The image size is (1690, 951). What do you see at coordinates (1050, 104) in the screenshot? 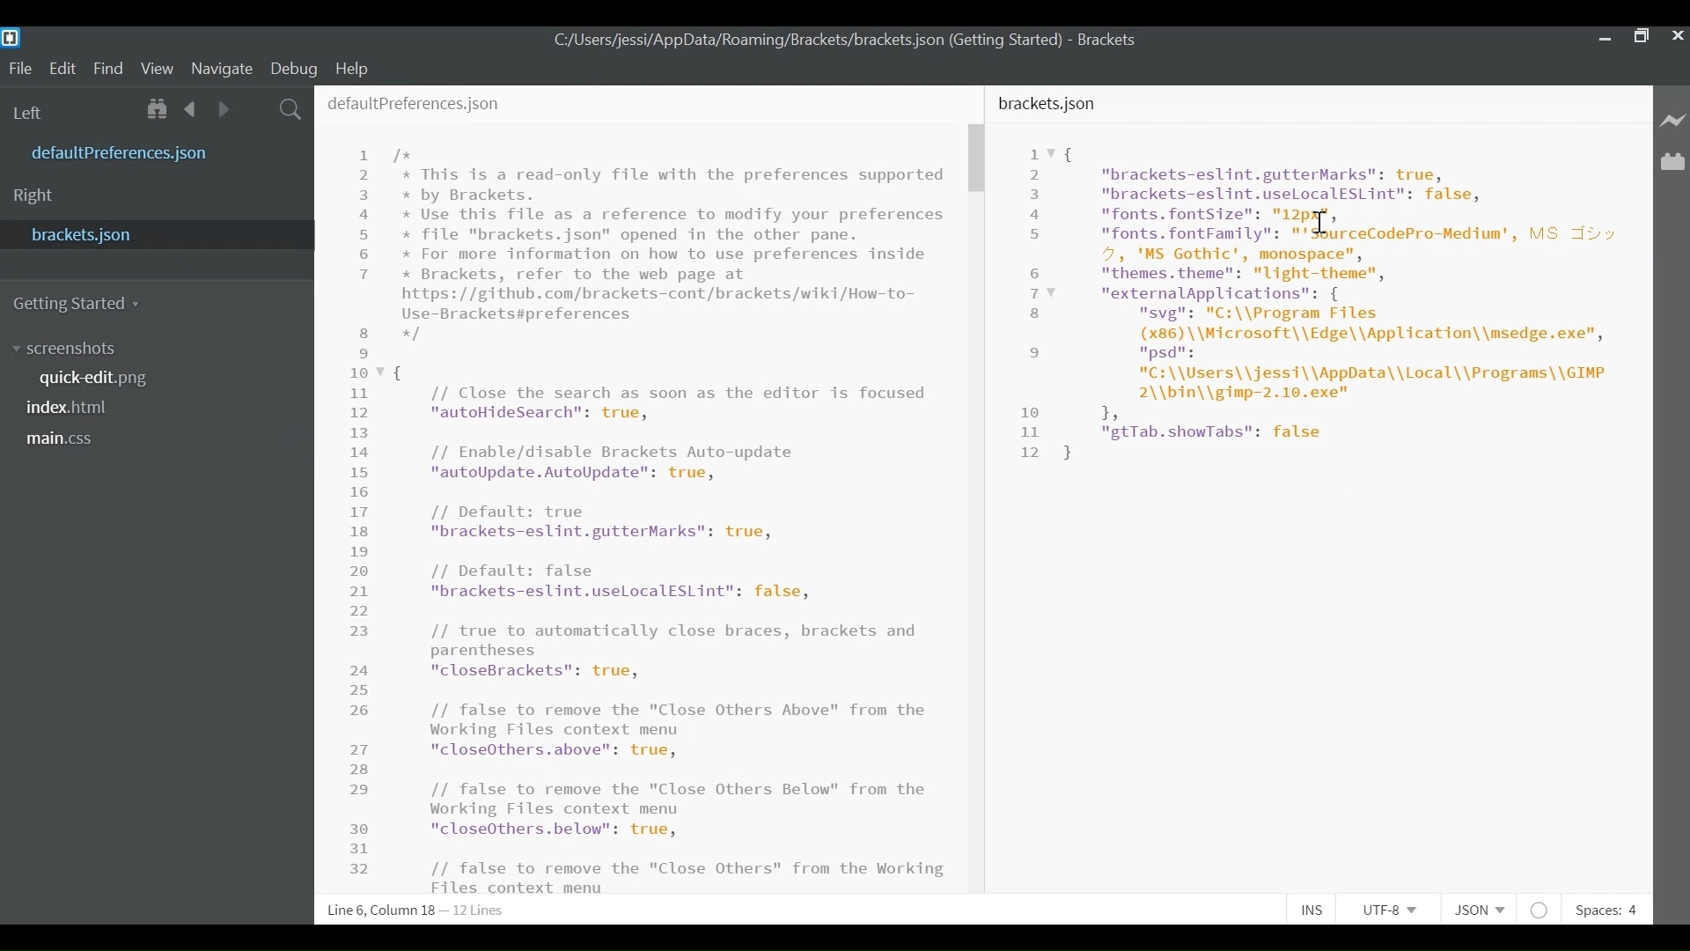
I see `bracket.json` at bounding box center [1050, 104].